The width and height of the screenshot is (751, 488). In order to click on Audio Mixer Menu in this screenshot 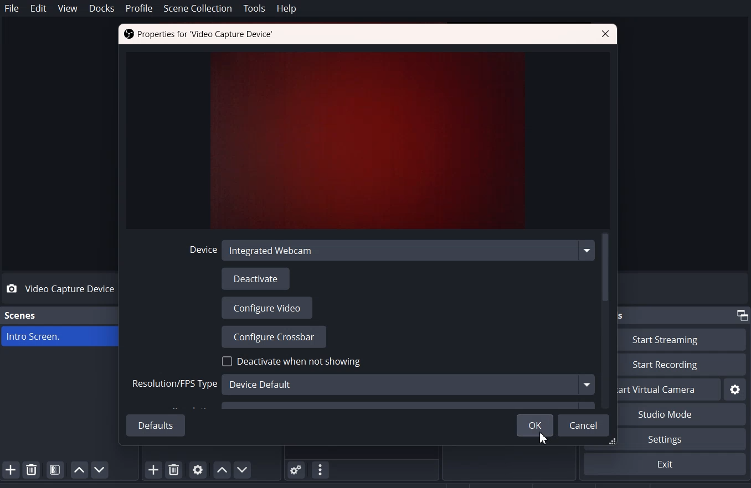, I will do `click(321, 469)`.